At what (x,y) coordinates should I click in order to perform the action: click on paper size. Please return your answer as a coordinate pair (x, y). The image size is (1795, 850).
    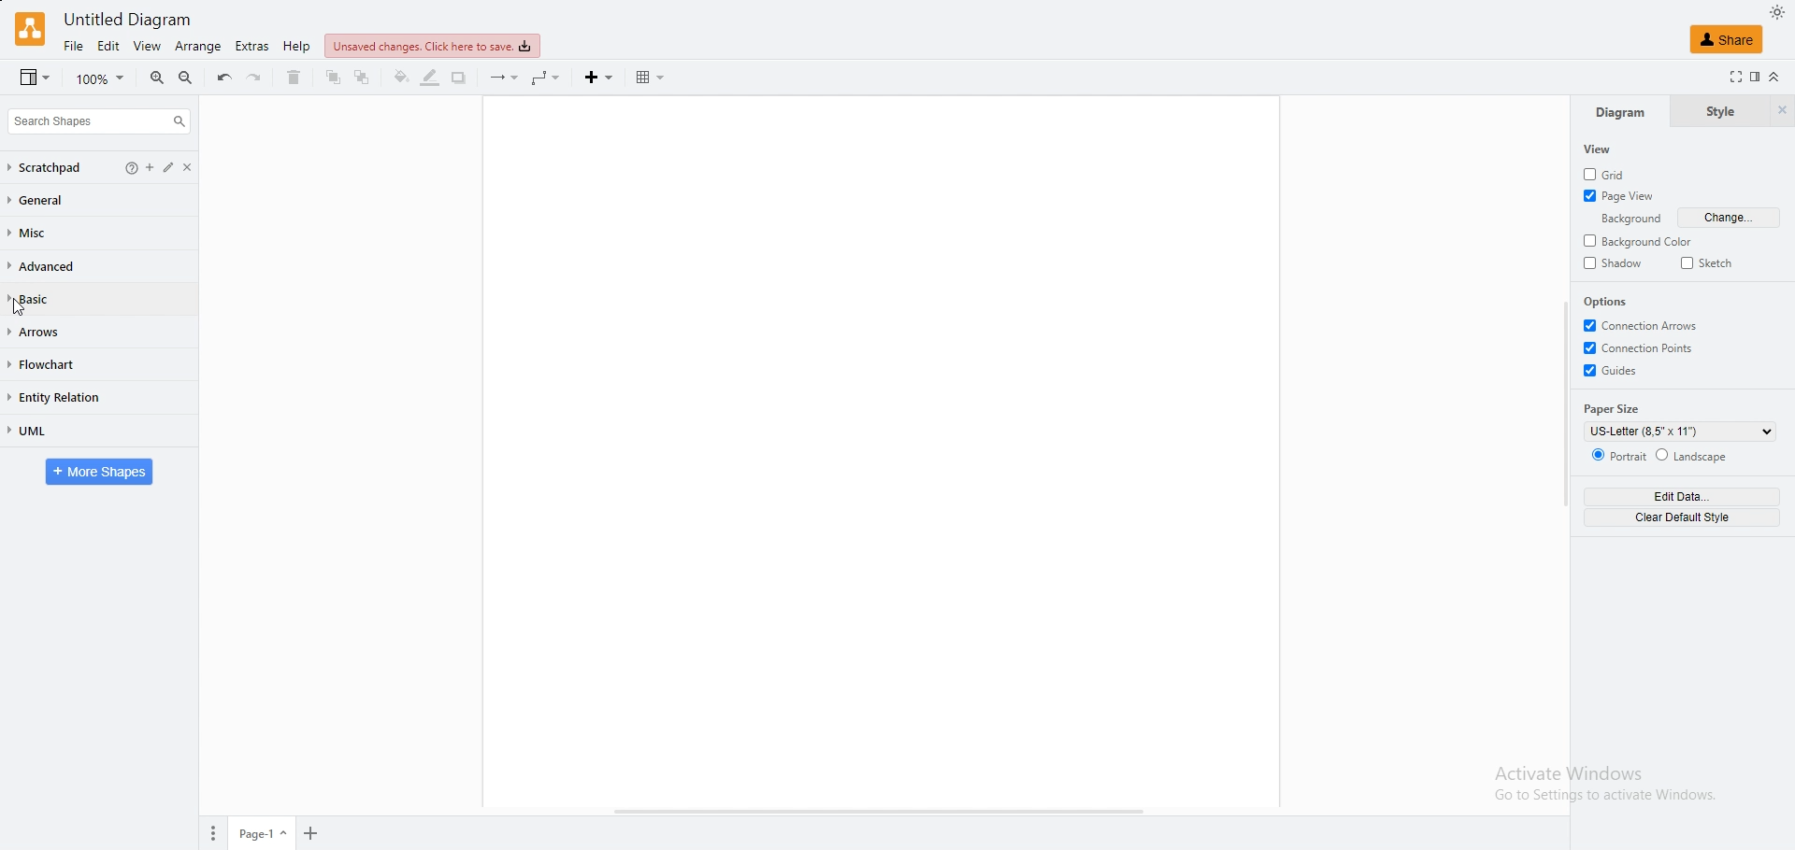
    Looking at the image, I should click on (1615, 408).